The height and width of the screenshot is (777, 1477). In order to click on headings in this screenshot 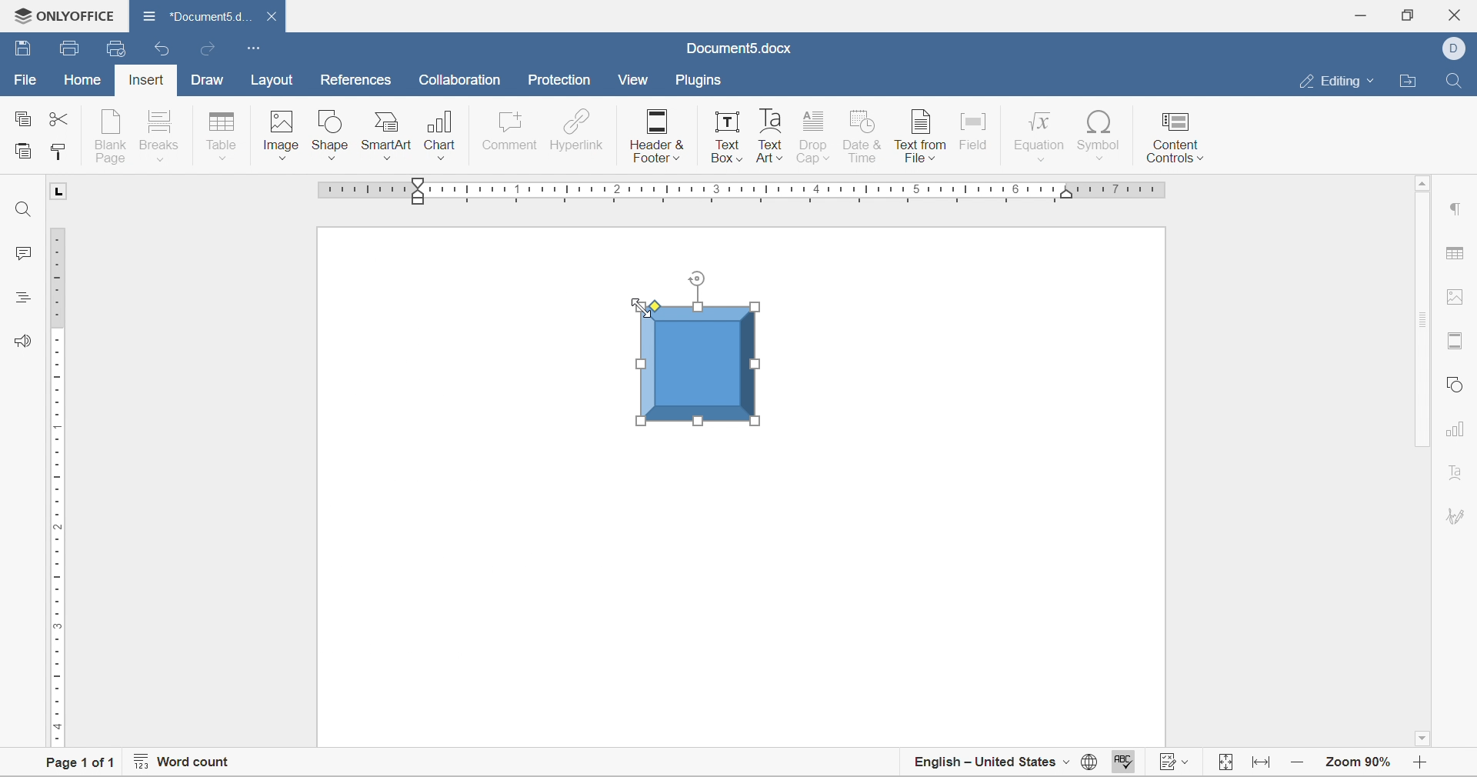, I will do `click(24, 297)`.